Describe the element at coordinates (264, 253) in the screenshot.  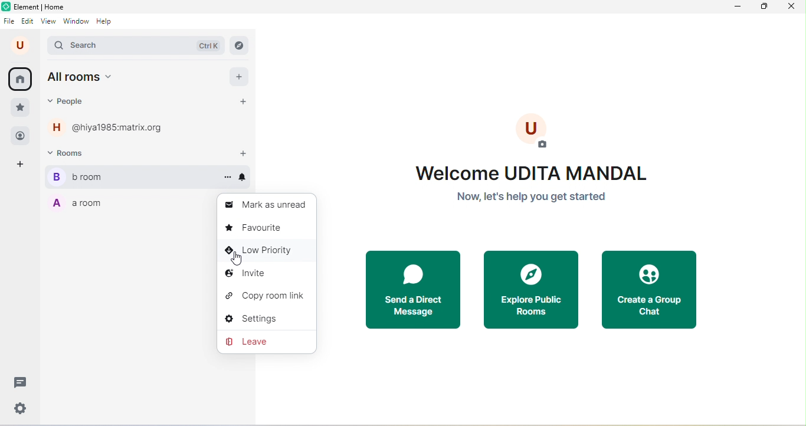
I see `low priority` at that location.